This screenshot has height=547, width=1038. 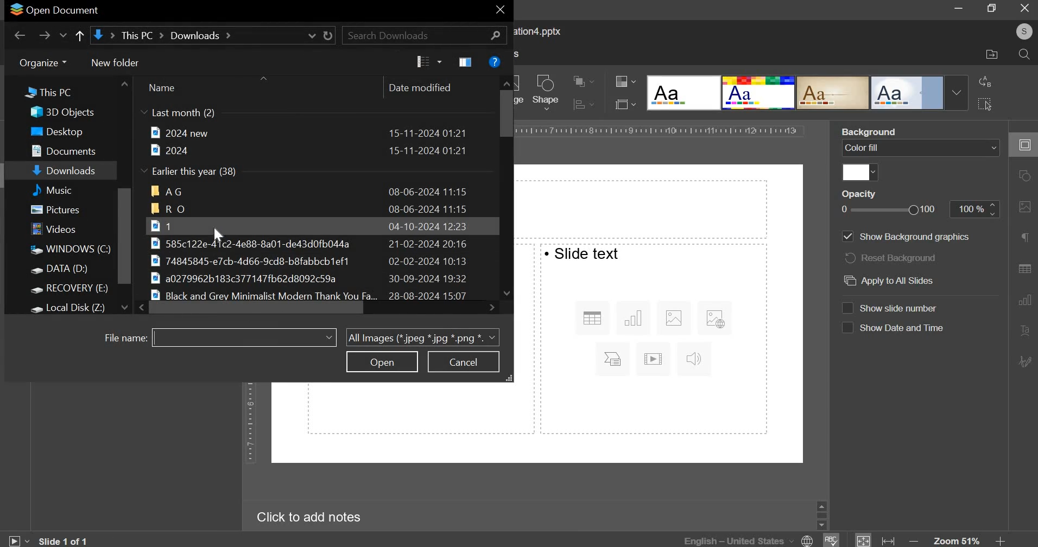 What do you see at coordinates (860, 193) in the screenshot?
I see `opacity` at bounding box center [860, 193].